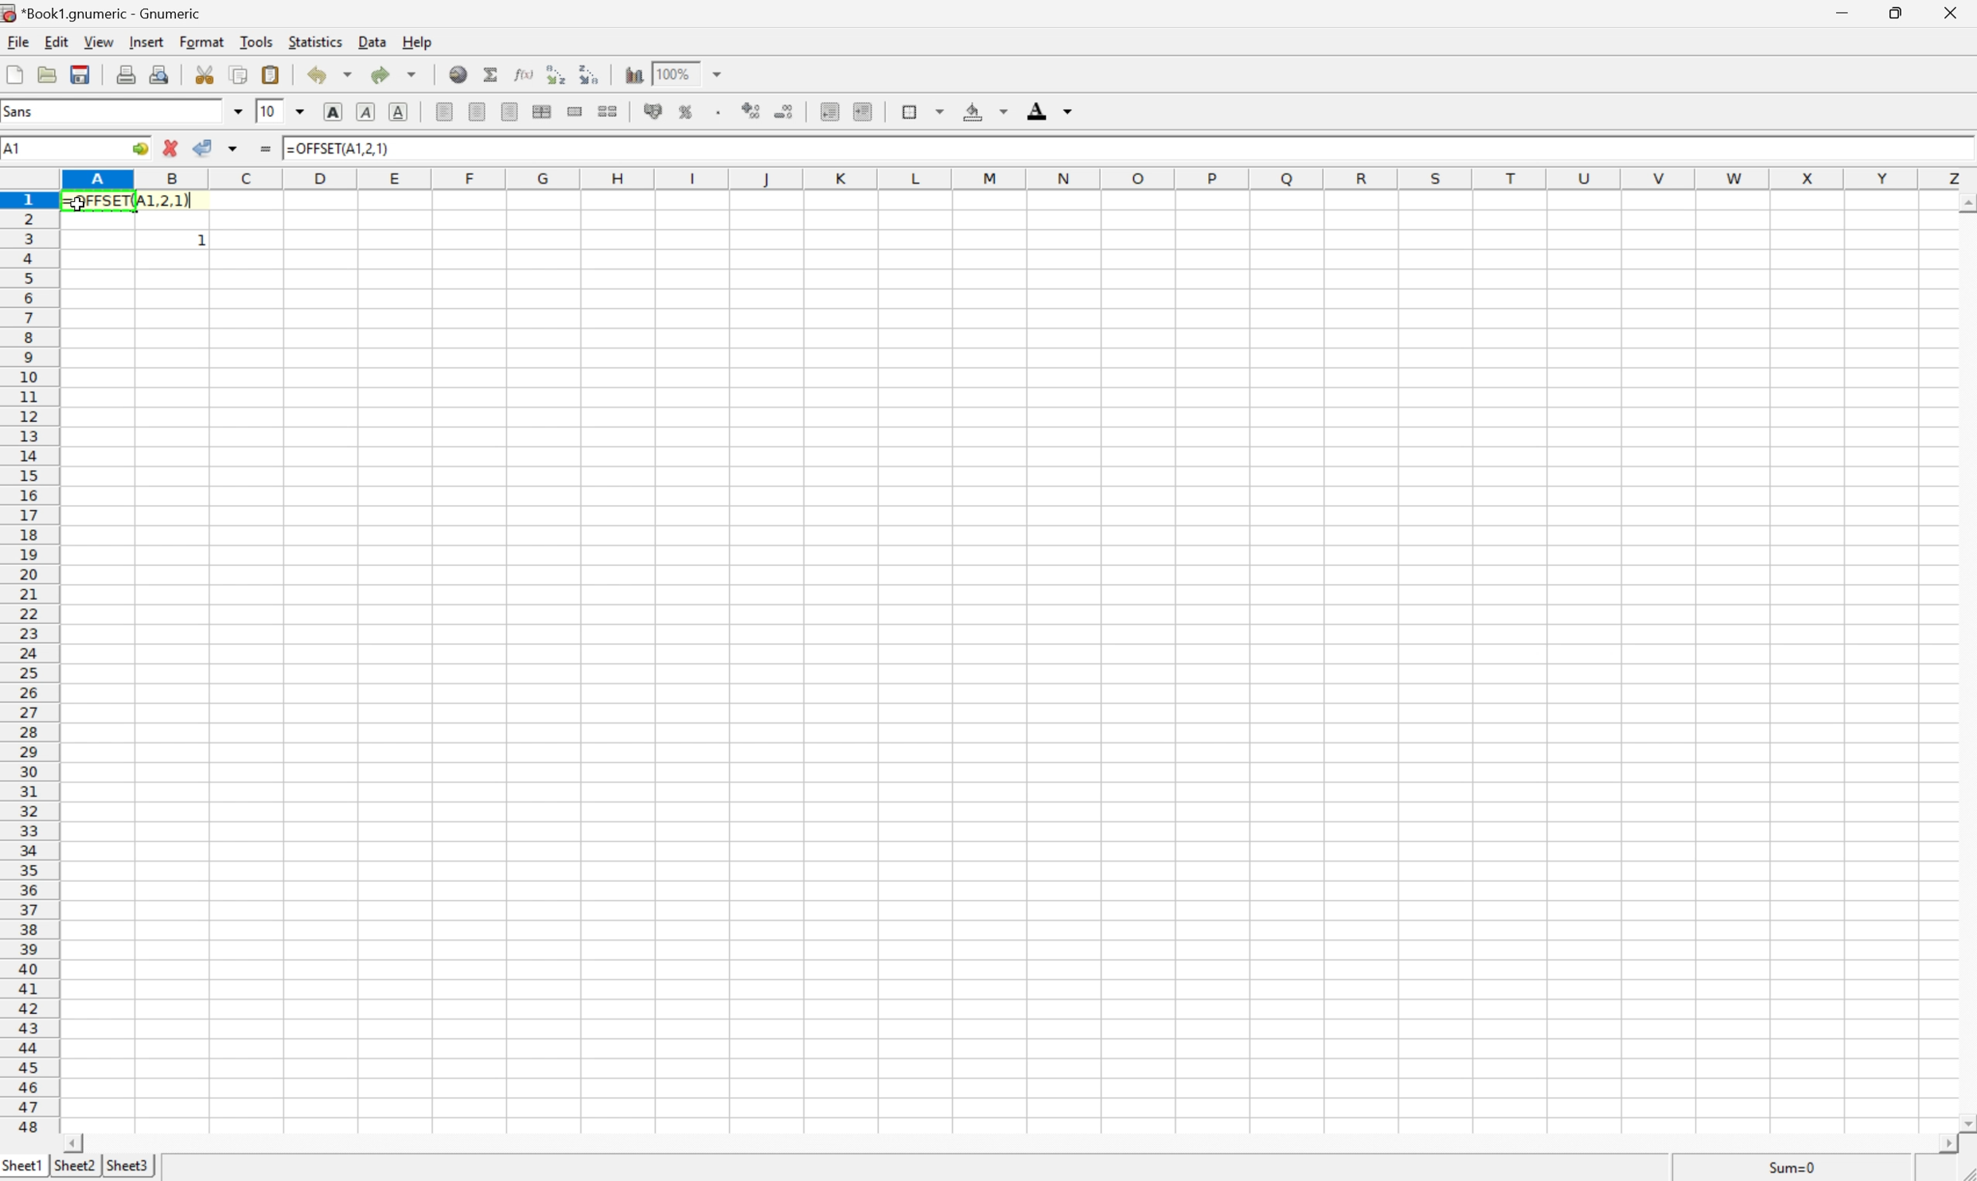 The image size is (1977, 1181). What do you see at coordinates (1896, 14) in the screenshot?
I see `restore down` at bounding box center [1896, 14].